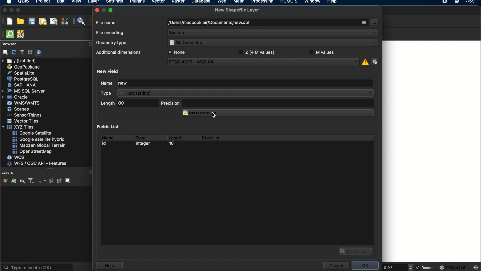  I want to click on view, so click(76, 2).